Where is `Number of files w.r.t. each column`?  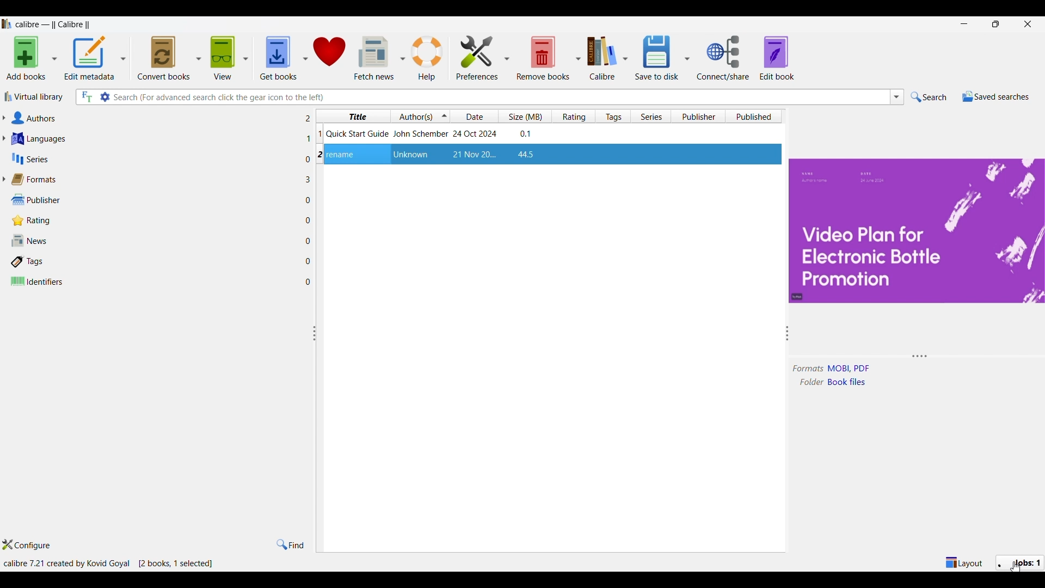
Number of files w.r.t. each column is located at coordinates (308, 203).